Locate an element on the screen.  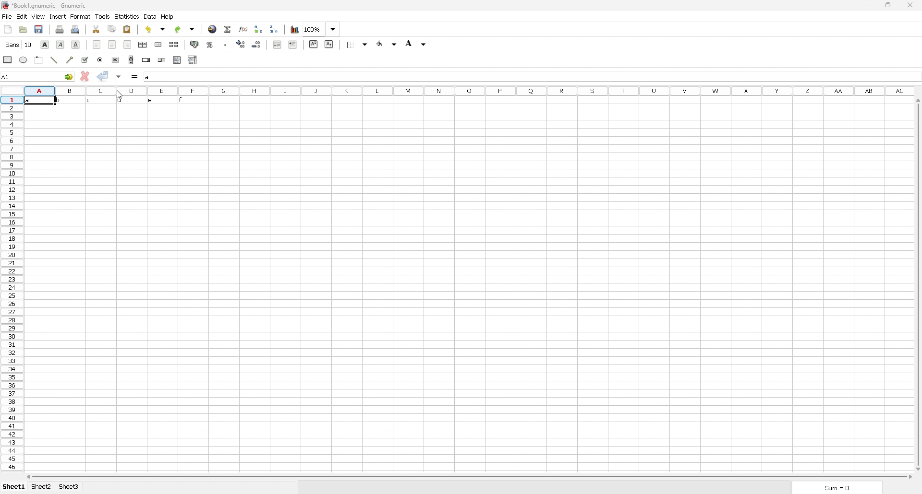
combo box is located at coordinates (193, 60).